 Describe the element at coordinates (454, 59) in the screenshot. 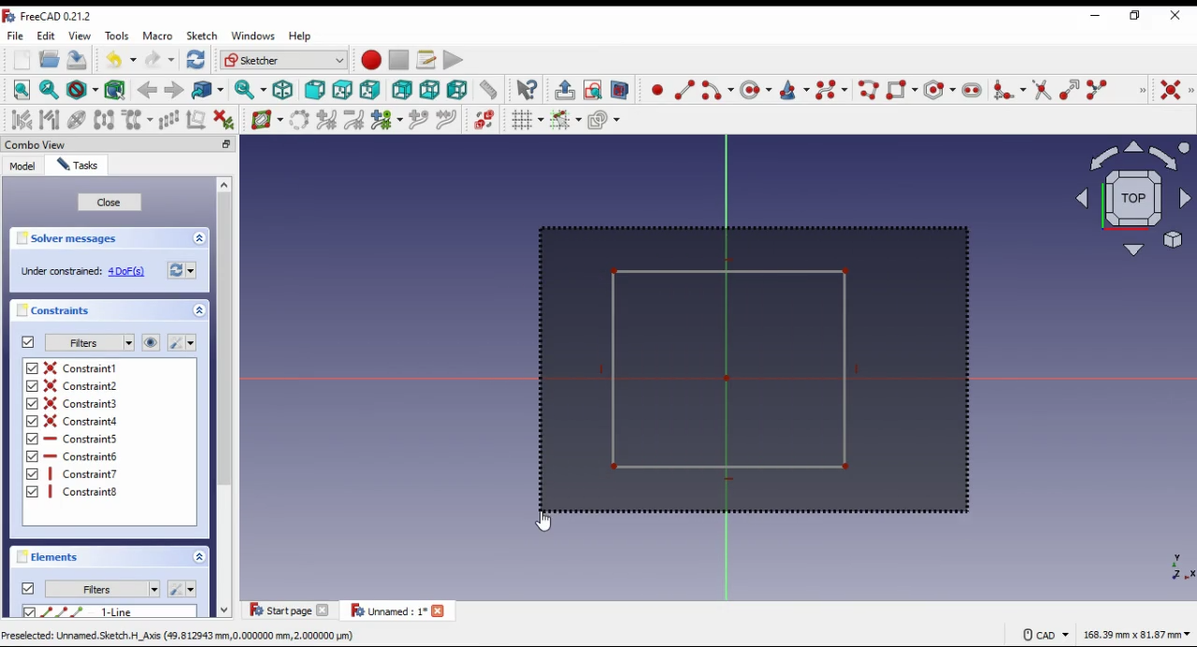

I see `execute macro` at that location.